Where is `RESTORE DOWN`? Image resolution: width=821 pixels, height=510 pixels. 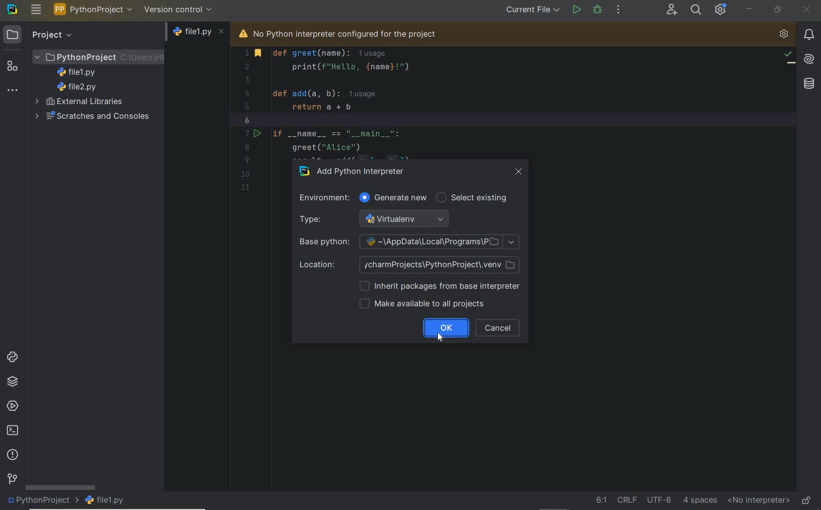
RESTORE DOWN is located at coordinates (777, 9).